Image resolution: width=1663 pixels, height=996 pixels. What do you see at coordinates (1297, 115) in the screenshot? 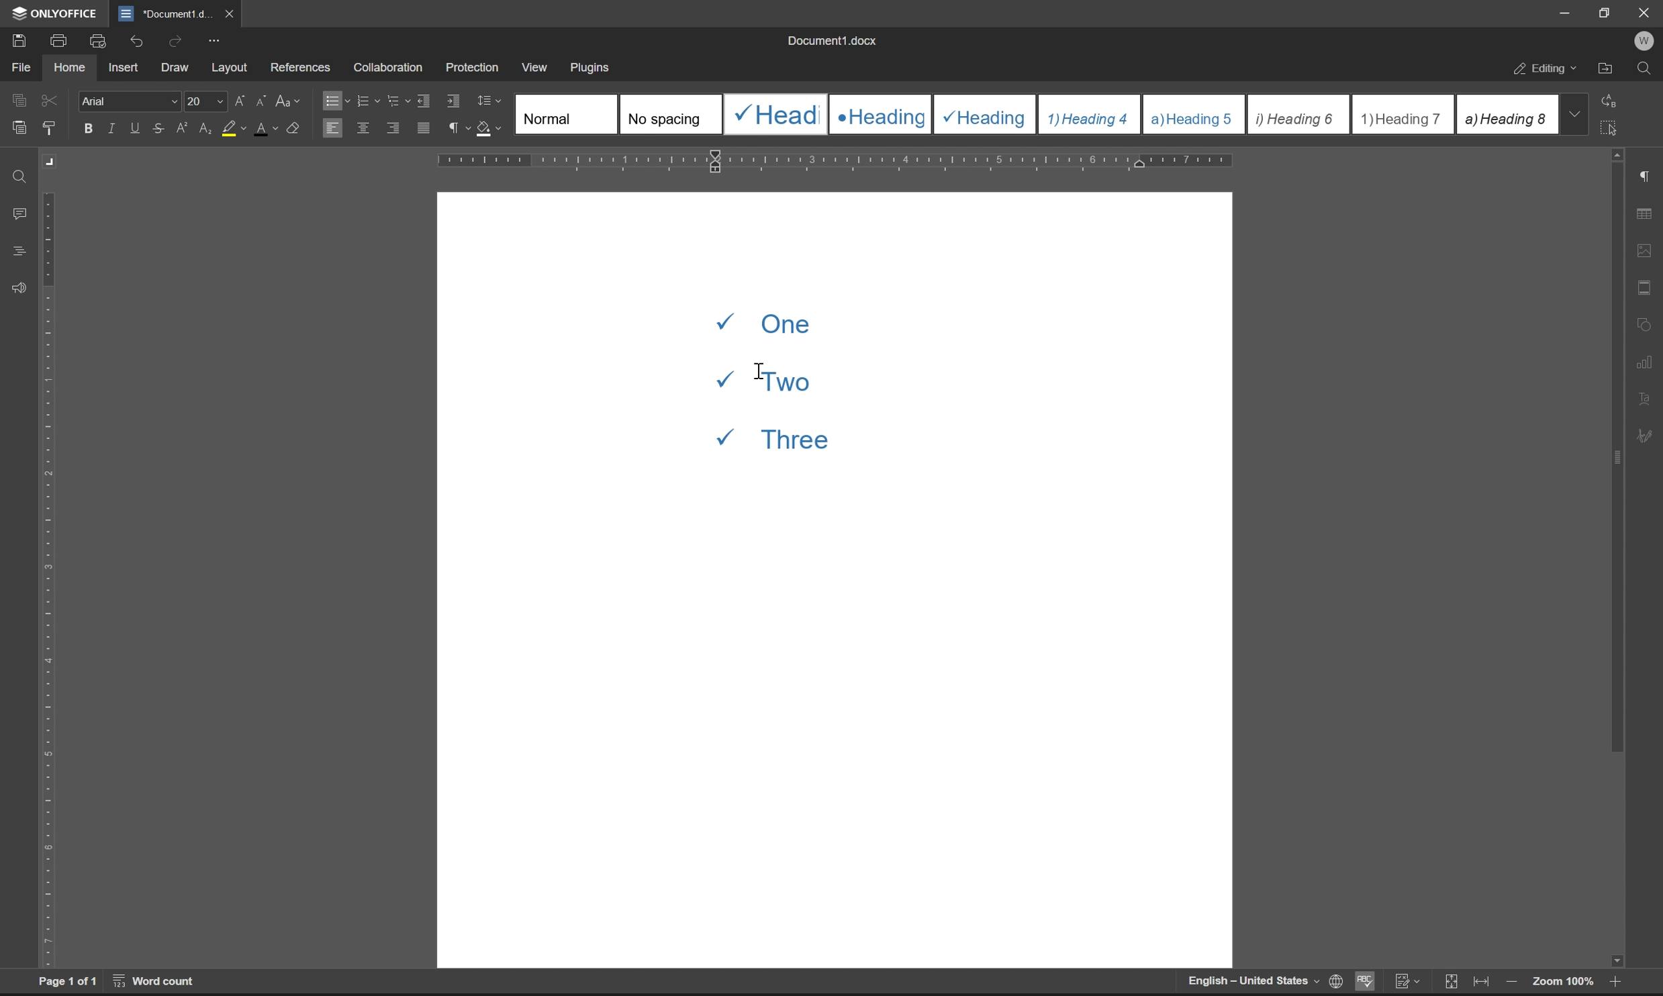
I see `Heading 6` at bounding box center [1297, 115].